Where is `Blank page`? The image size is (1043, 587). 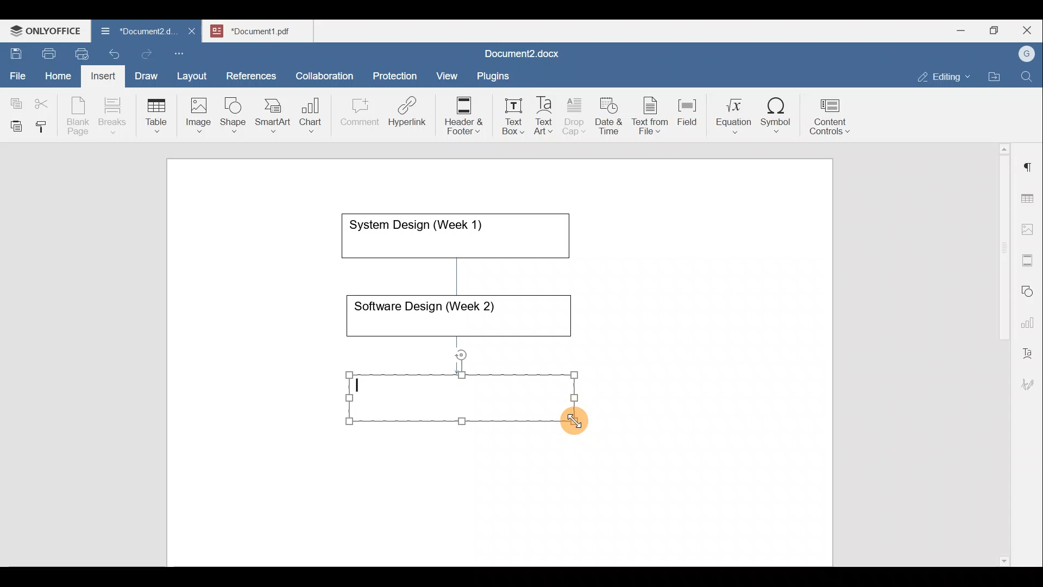
Blank page is located at coordinates (79, 116).